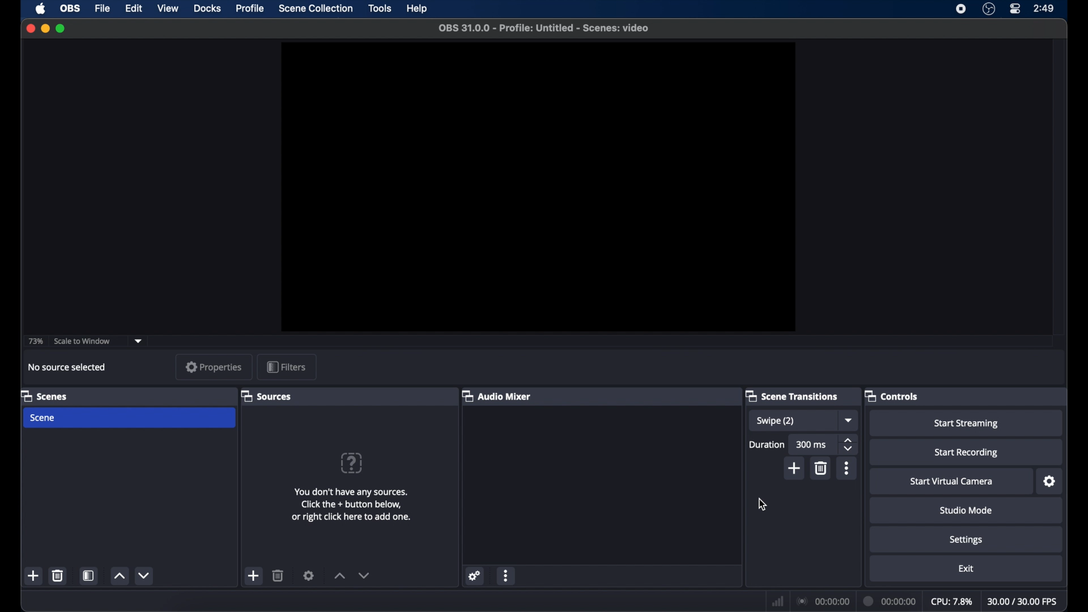 This screenshot has width=1088, height=612. I want to click on start recording, so click(966, 453).